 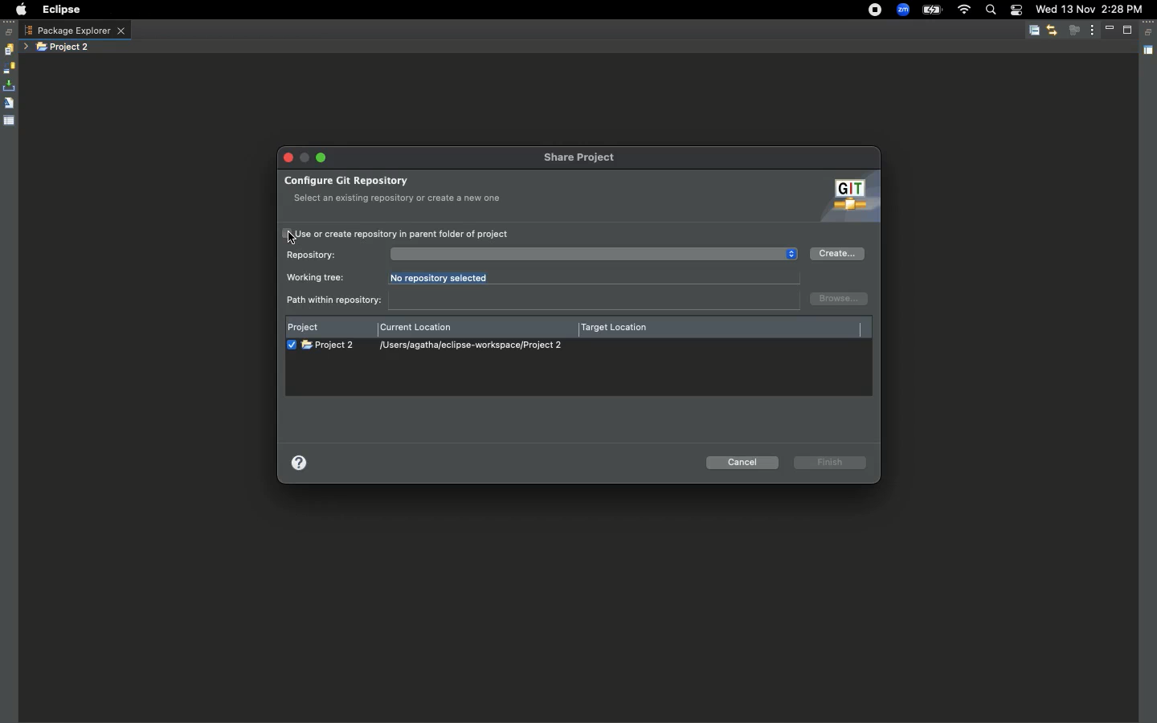 What do you see at coordinates (10, 32) in the screenshot?
I see `Restore` at bounding box center [10, 32].